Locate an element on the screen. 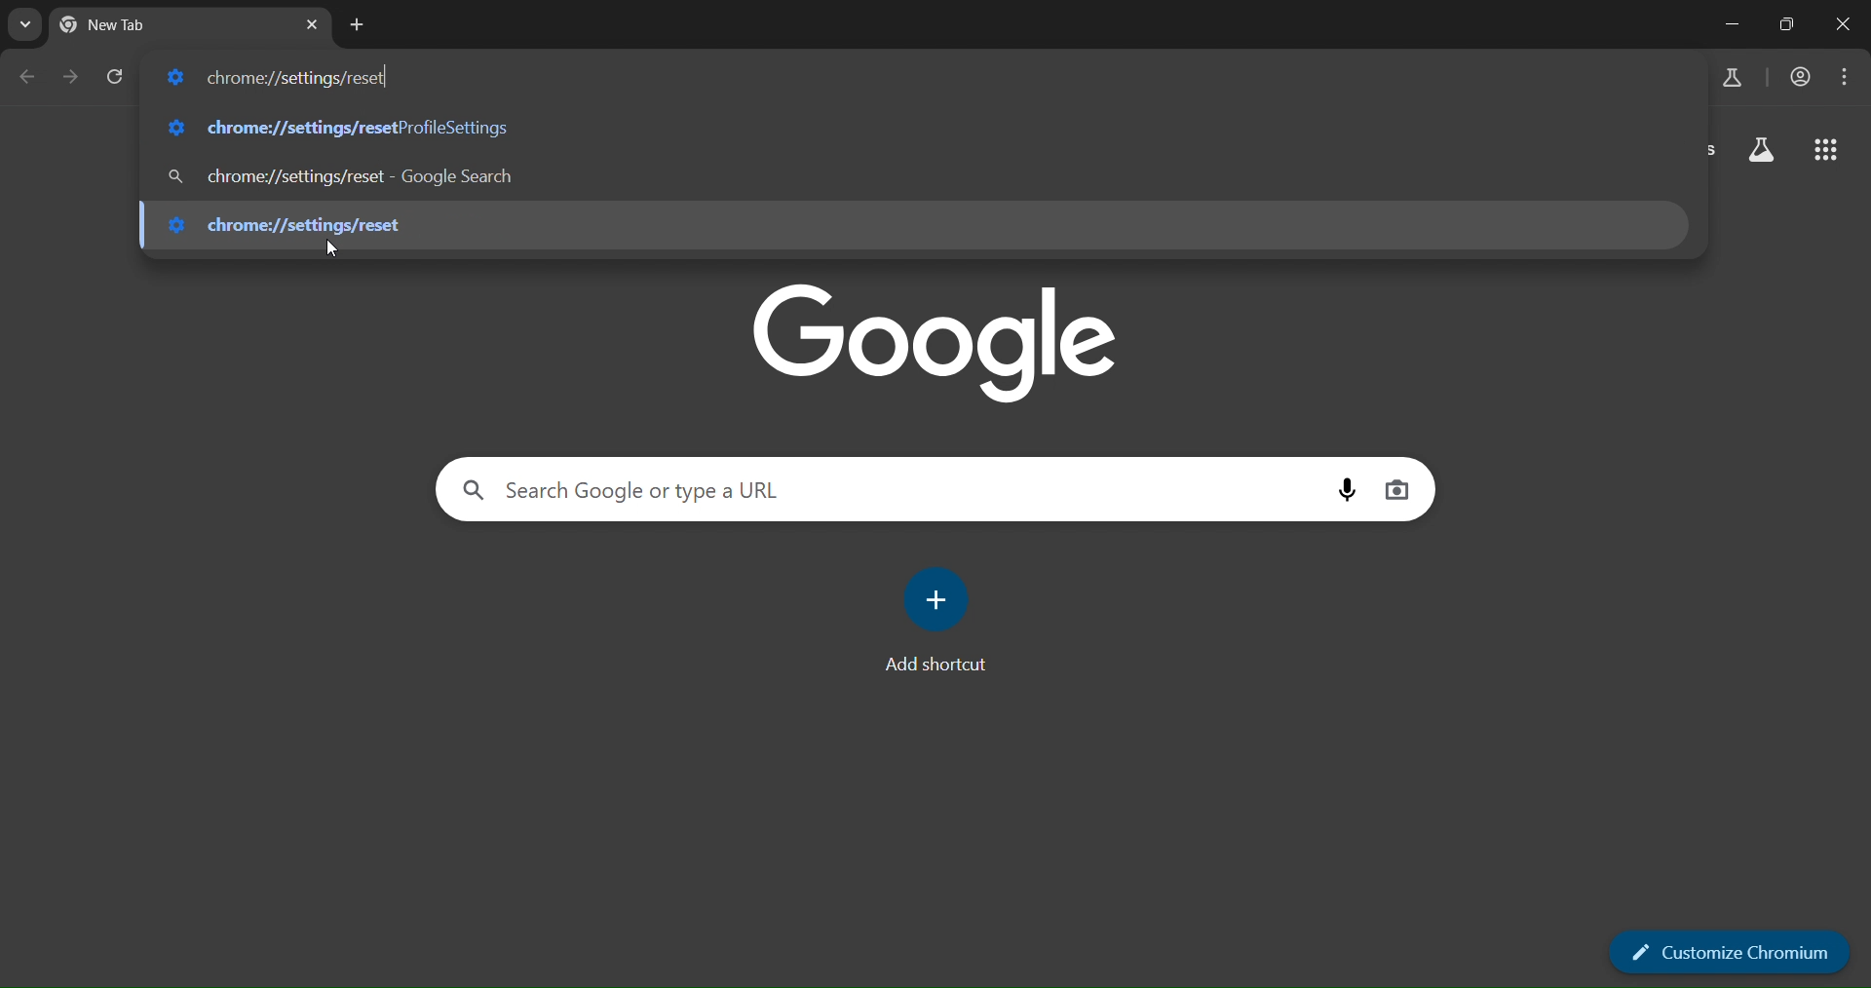 This screenshot has height=988, width=1871. Minimize is located at coordinates (1735, 23).